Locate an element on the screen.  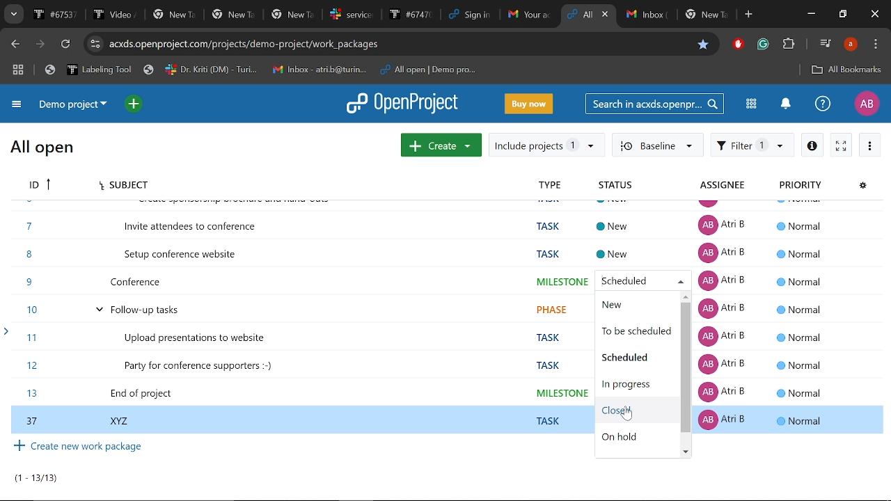
close curretn tab is located at coordinates (607, 15).